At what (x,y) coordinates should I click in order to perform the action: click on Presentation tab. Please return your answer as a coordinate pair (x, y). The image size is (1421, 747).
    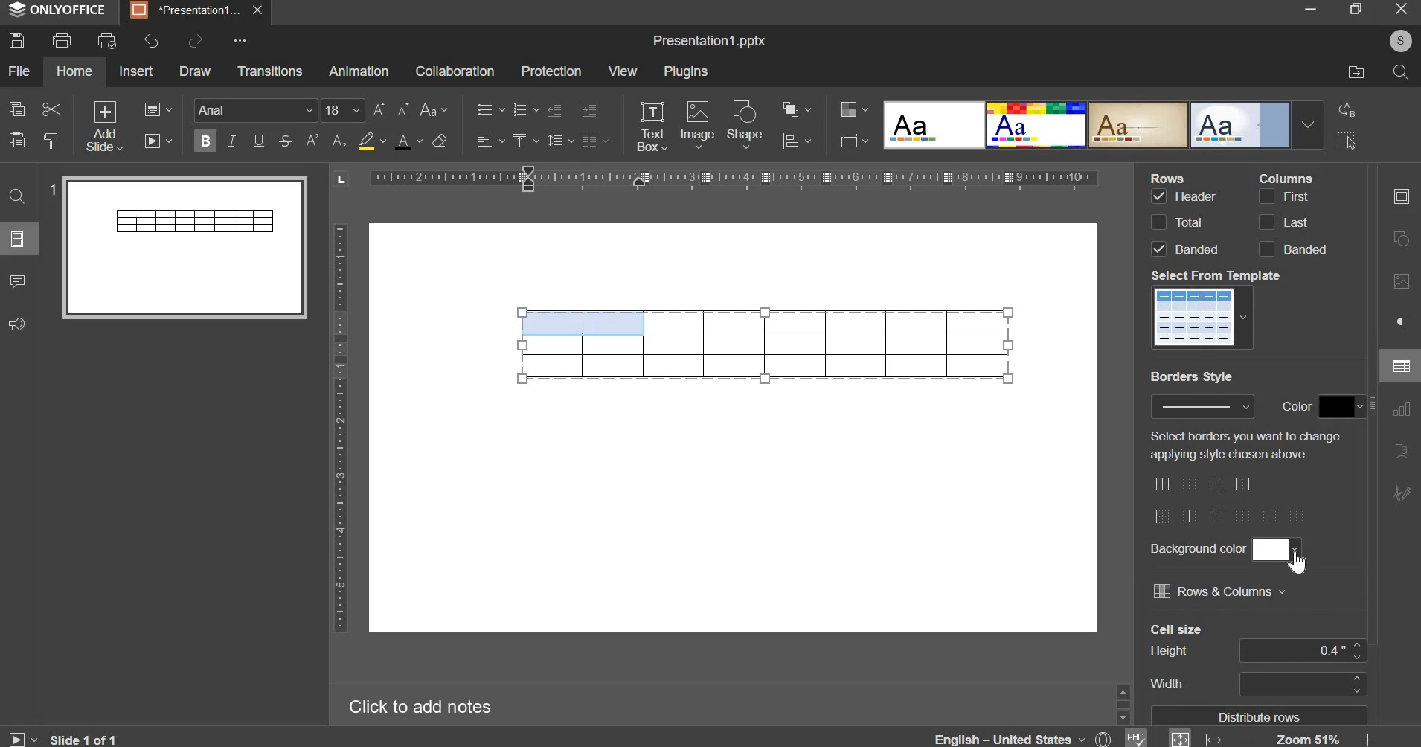
    Looking at the image, I should click on (194, 10).